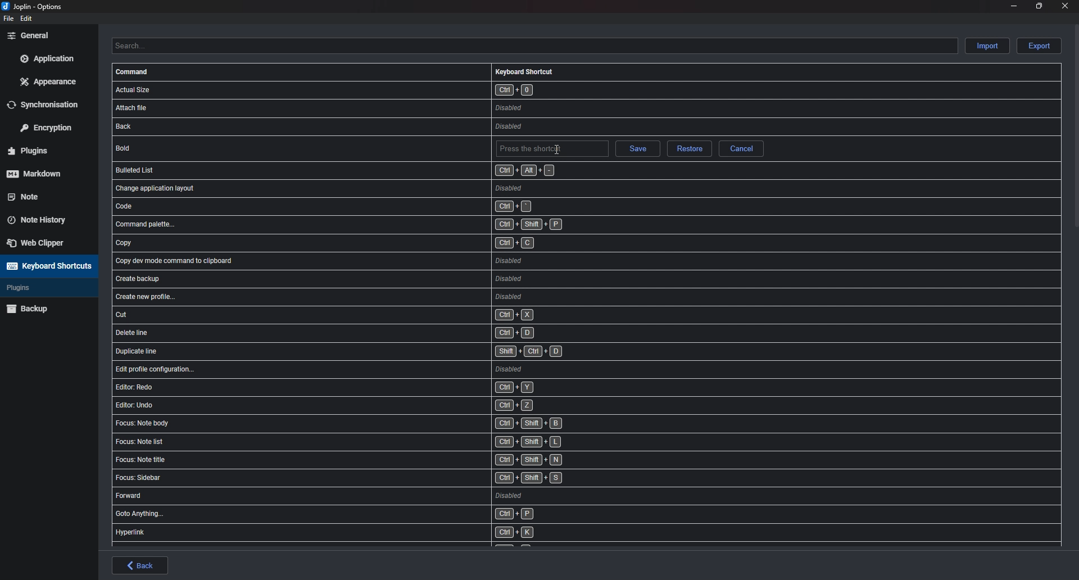 The height and width of the screenshot is (580, 1079). I want to click on shortcut, so click(334, 170).